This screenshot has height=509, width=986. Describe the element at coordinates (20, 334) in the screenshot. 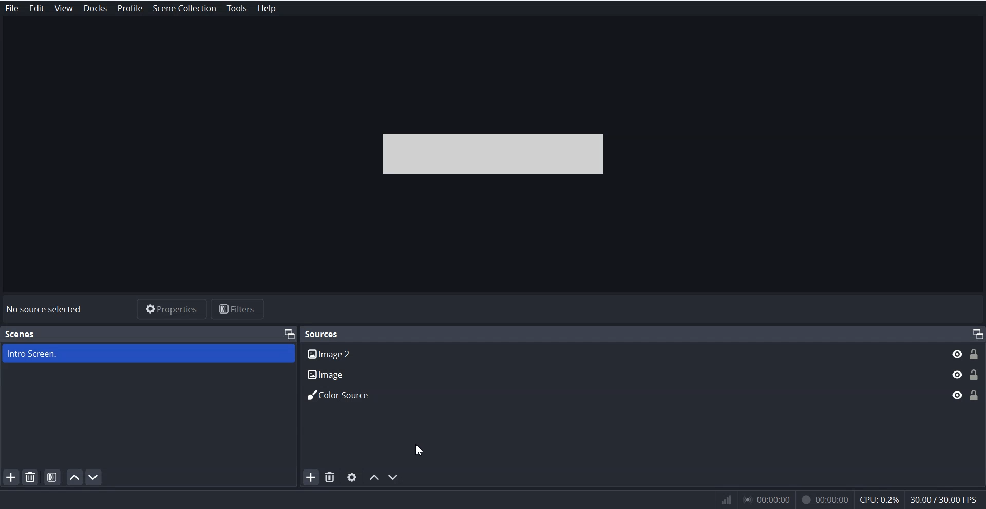

I see `Scenes` at that location.